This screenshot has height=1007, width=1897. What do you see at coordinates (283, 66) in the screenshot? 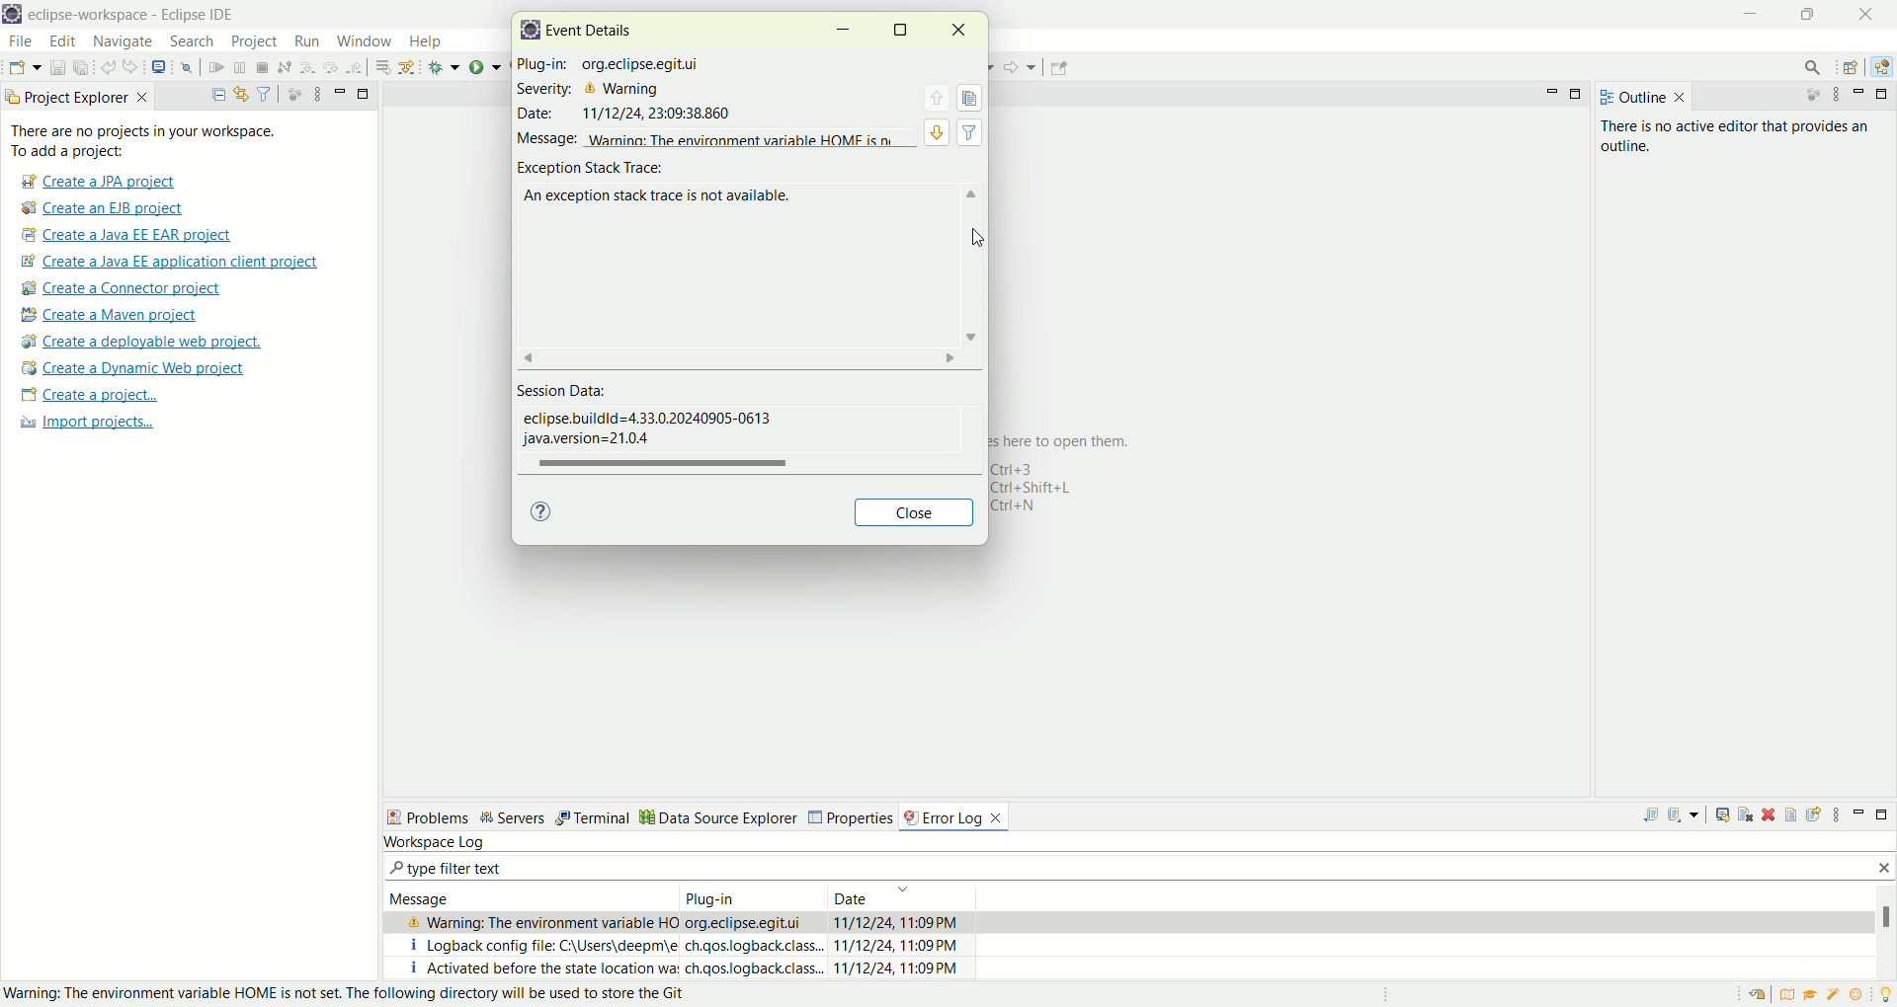
I see `disconnect` at bounding box center [283, 66].